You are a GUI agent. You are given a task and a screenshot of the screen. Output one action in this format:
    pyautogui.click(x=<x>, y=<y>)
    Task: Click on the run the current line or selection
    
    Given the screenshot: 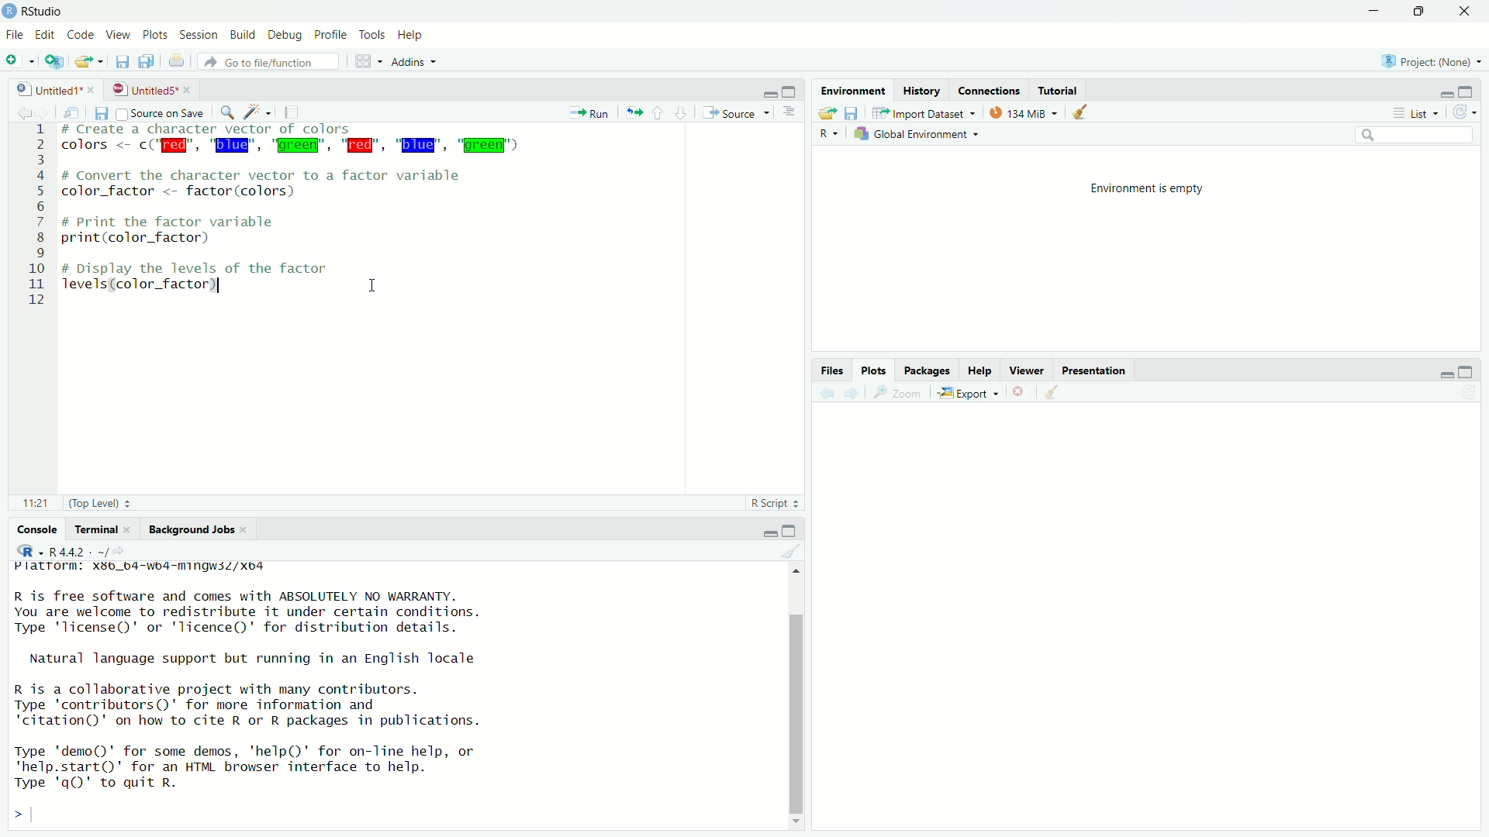 What is the action you would take?
    pyautogui.click(x=589, y=112)
    